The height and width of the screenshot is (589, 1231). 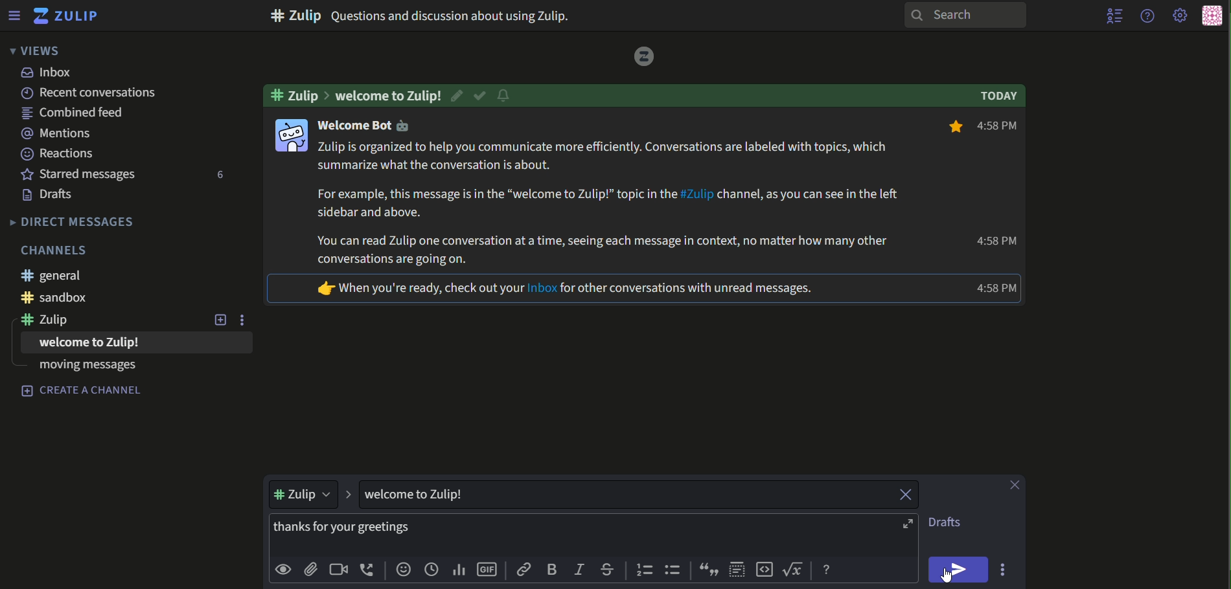 I want to click on fullscreen, so click(x=910, y=524).